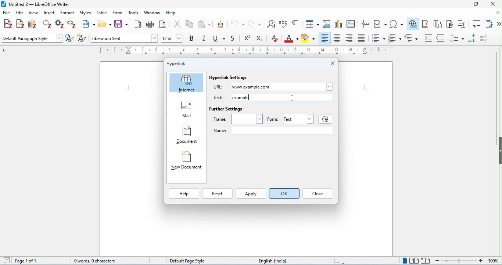 This screenshot has width=502, height=265. Describe the element at coordinates (230, 77) in the screenshot. I see `Hyperlink Settings` at that location.